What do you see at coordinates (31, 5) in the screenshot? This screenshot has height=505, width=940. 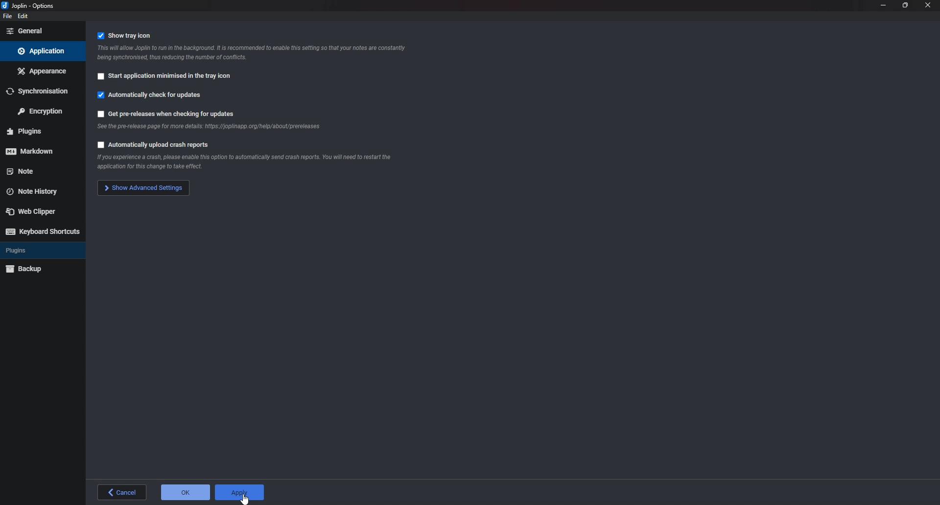 I see `joplin` at bounding box center [31, 5].